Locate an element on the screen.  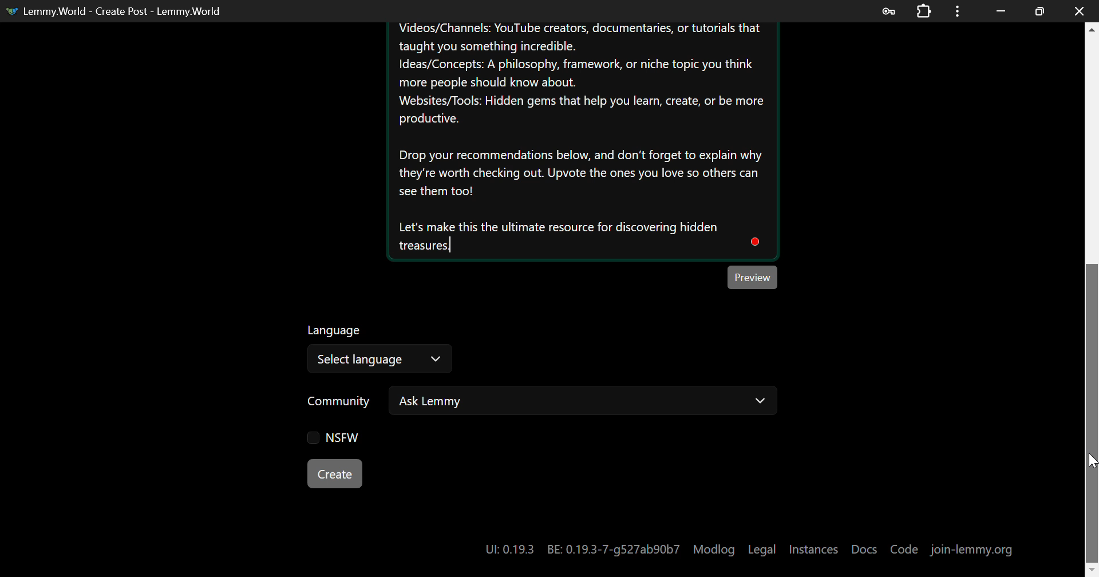
Menu is located at coordinates (958, 11).